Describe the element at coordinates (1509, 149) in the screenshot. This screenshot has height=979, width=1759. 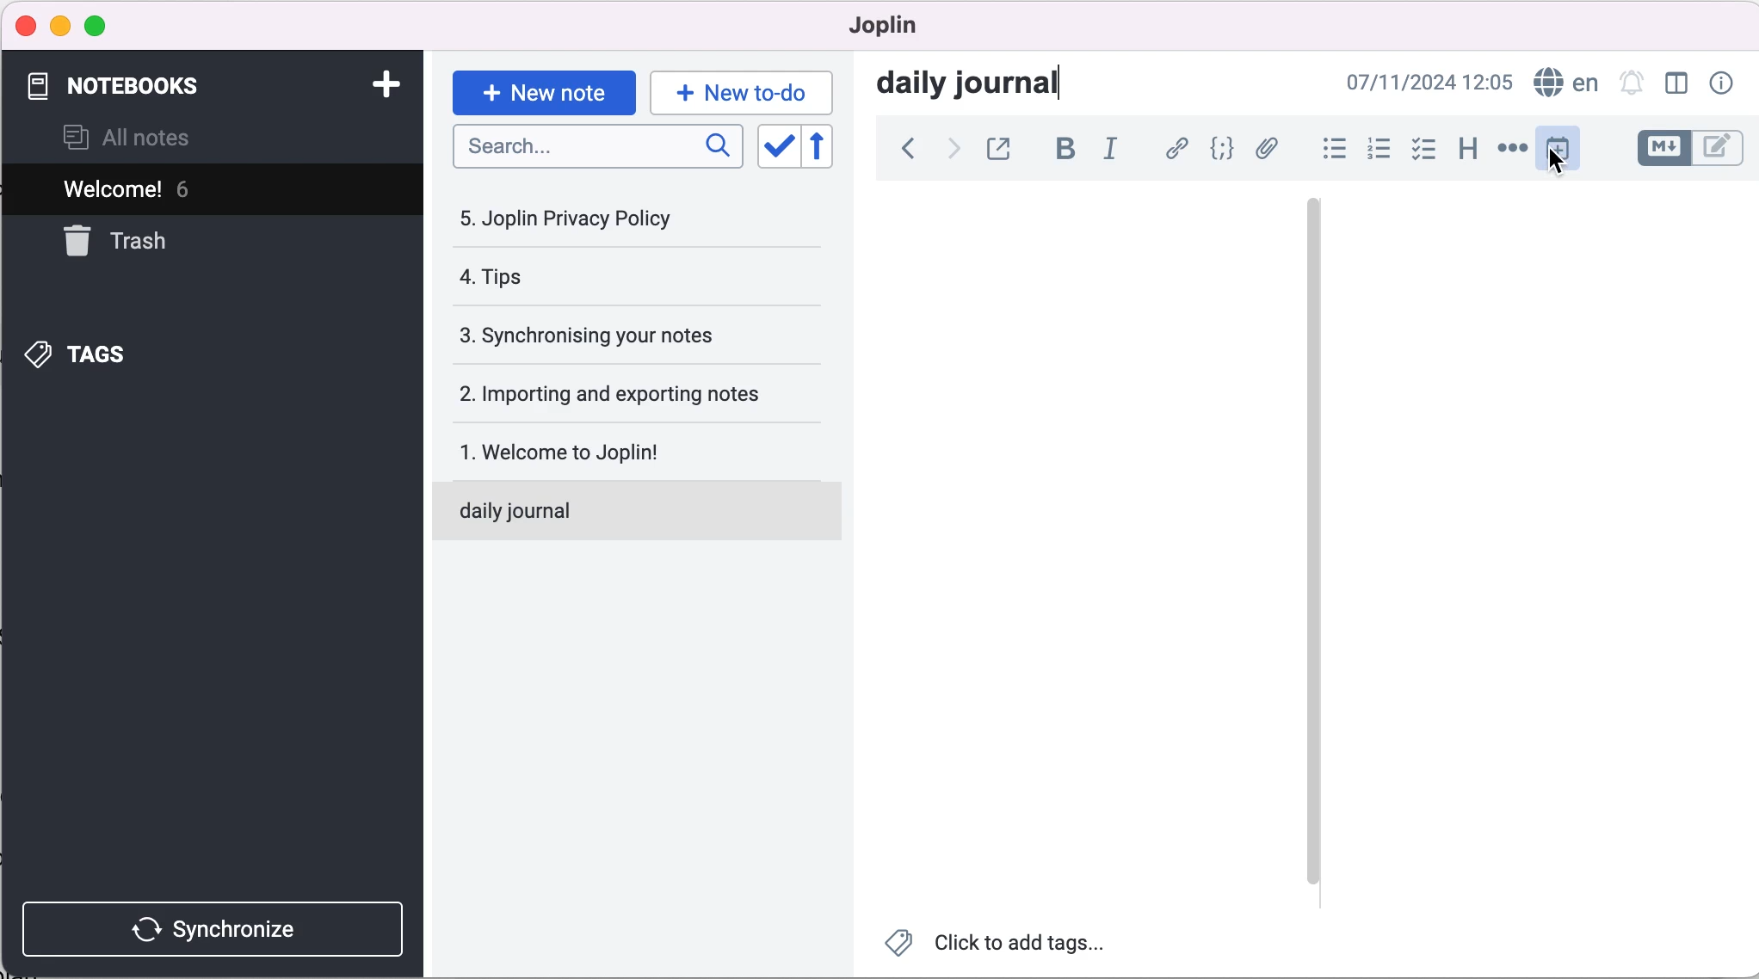
I see `horizontal rule` at that location.